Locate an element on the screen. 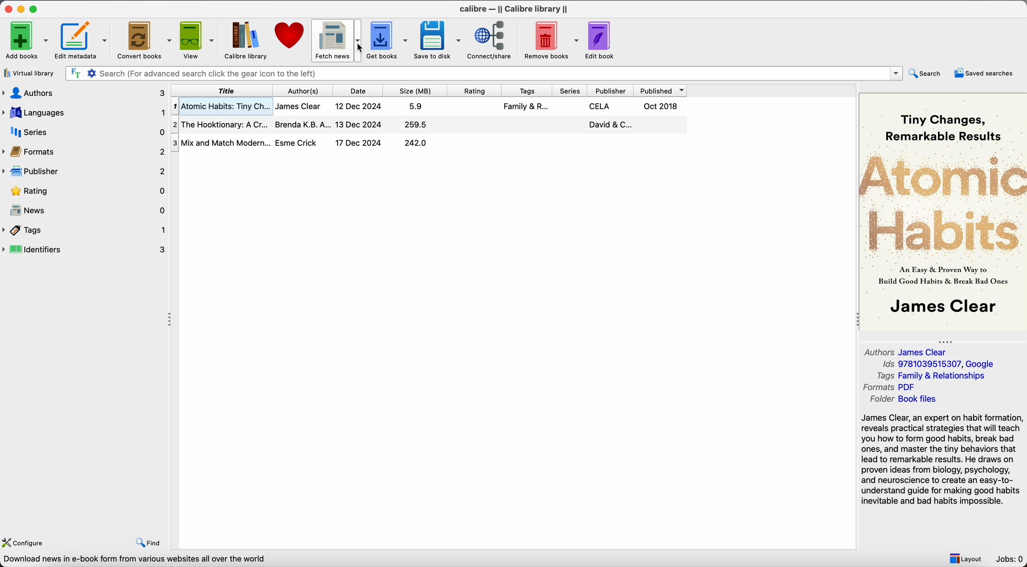 The width and height of the screenshot is (1027, 567). Edit metadata is located at coordinates (82, 40).